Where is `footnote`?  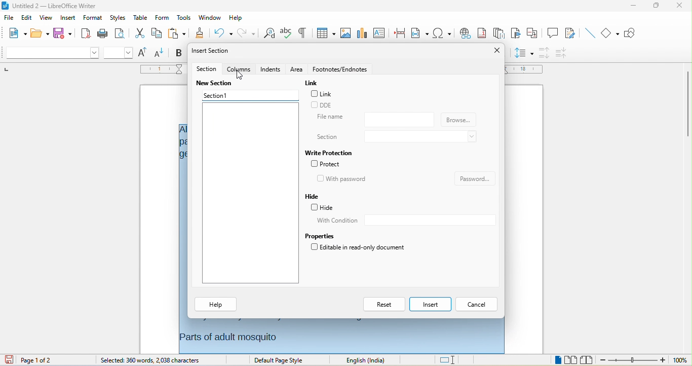
footnote is located at coordinates (483, 34).